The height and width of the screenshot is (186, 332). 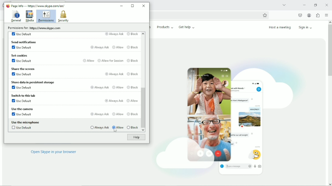 What do you see at coordinates (315, 5) in the screenshot?
I see `Restore down` at bounding box center [315, 5].